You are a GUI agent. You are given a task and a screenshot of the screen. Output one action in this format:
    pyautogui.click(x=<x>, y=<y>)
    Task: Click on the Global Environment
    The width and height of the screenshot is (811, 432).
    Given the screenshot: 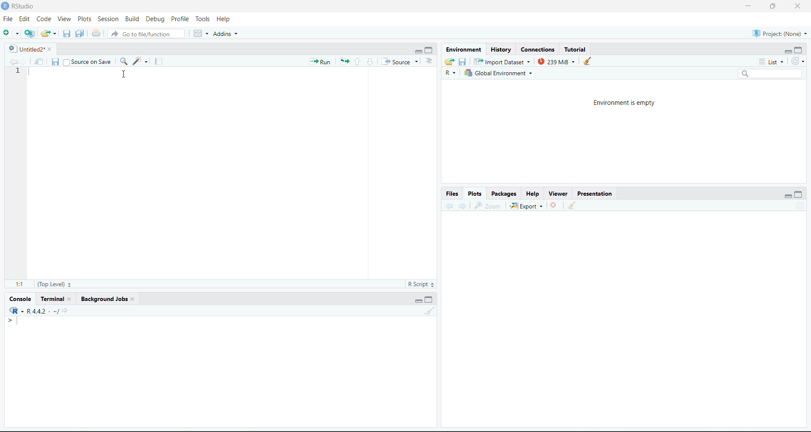 What is the action you would take?
    pyautogui.click(x=506, y=74)
    